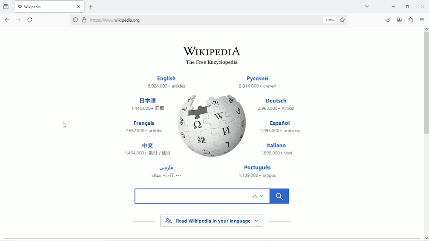 This screenshot has height=241, width=429. I want to click on verified by DigiCert Inc, so click(84, 20).